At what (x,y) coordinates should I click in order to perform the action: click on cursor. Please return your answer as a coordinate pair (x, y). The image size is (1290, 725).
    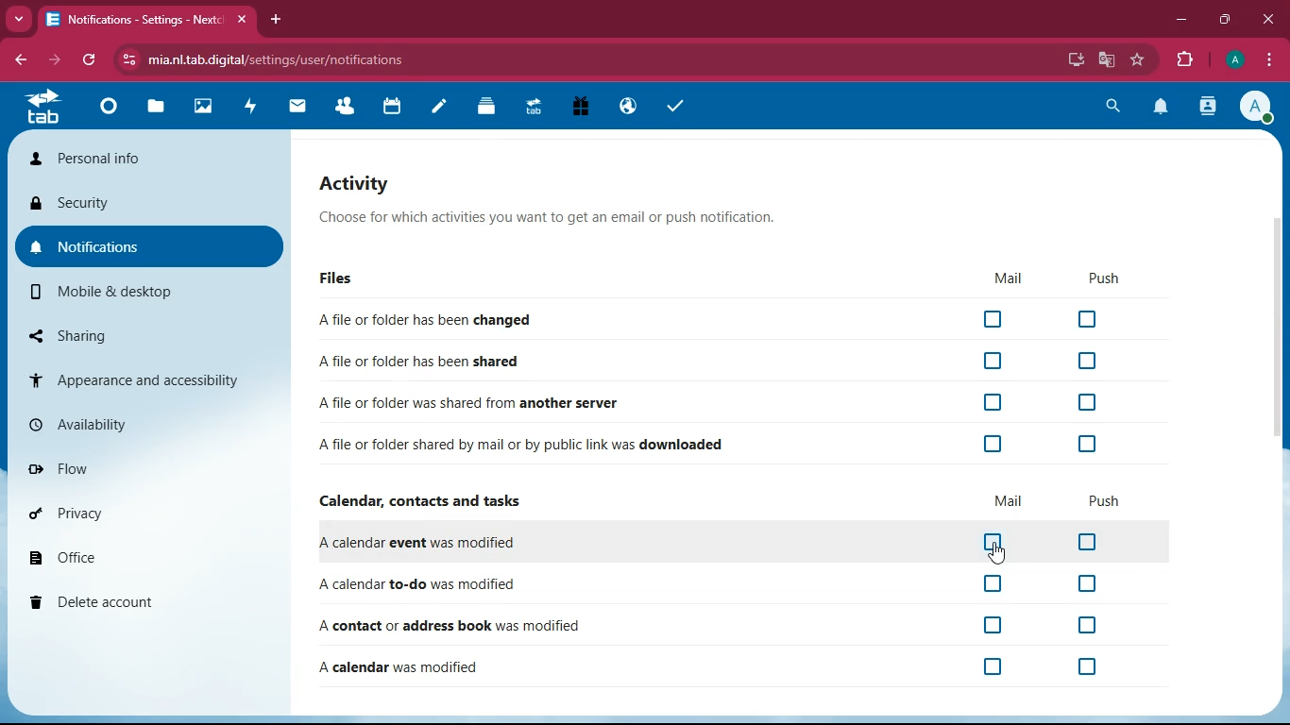
    Looking at the image, I should click on (995, 553).